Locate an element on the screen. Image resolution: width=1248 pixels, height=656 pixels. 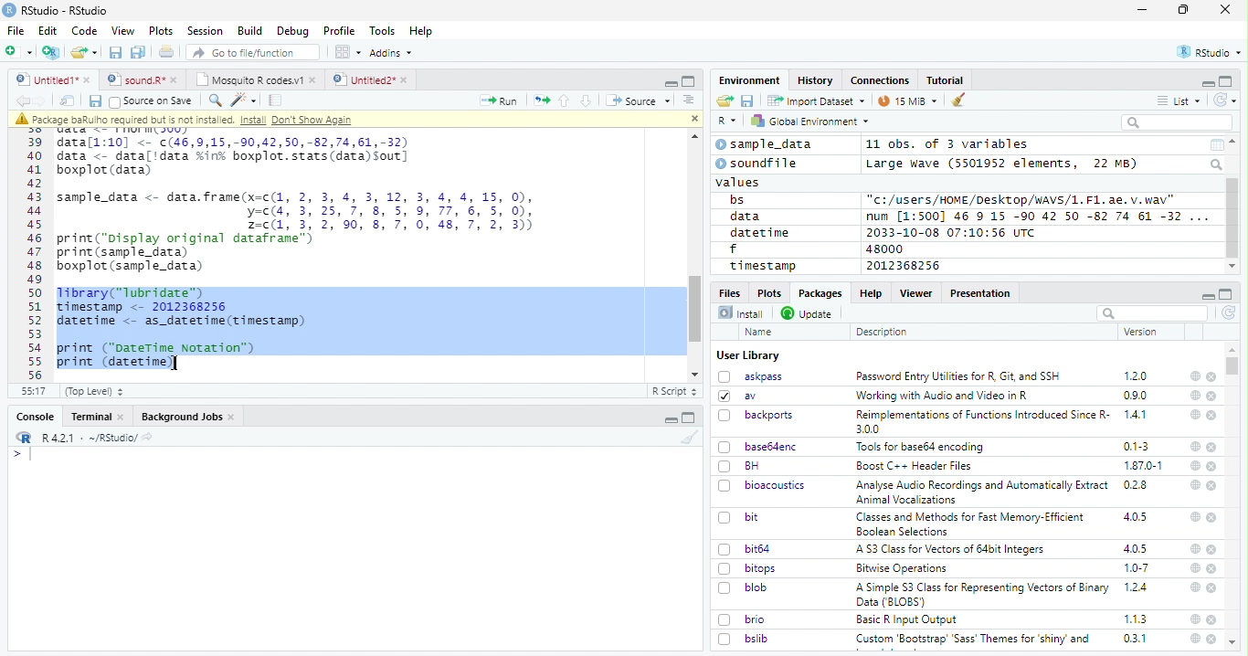
Update is located at coordinates (809, 313).